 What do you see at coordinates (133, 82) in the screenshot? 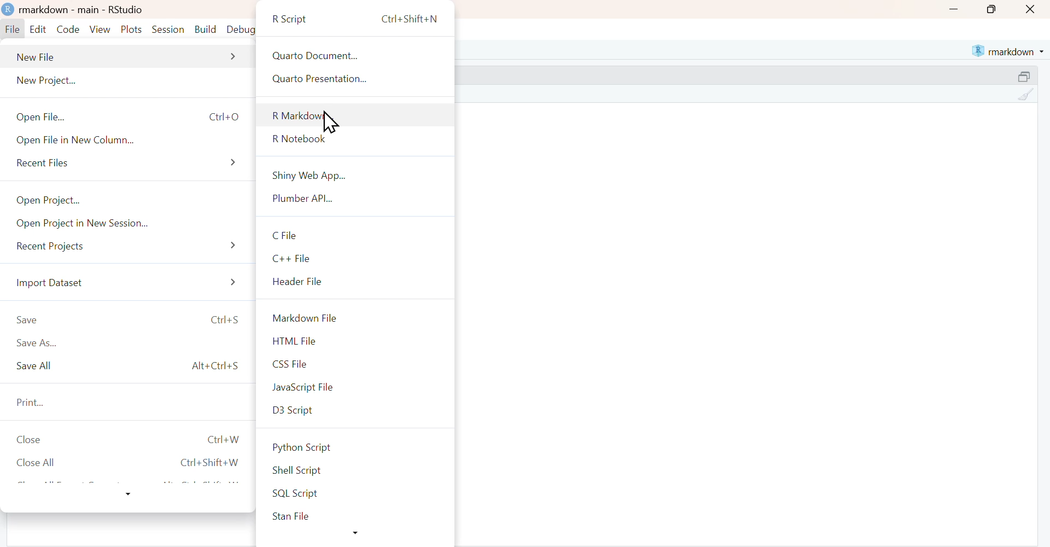
I see `new project ` at bounding box center [133, 82].